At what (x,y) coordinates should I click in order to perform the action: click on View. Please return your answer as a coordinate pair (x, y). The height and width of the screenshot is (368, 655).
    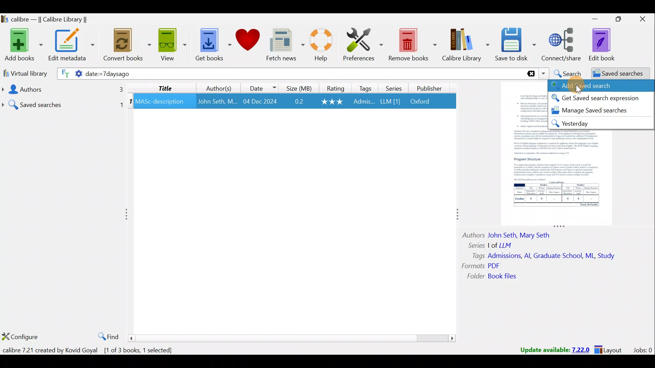
    Looking at the image, I should click on (171, 45).